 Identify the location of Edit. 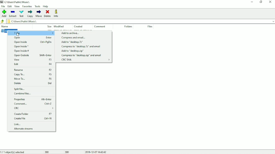
(32, 64).